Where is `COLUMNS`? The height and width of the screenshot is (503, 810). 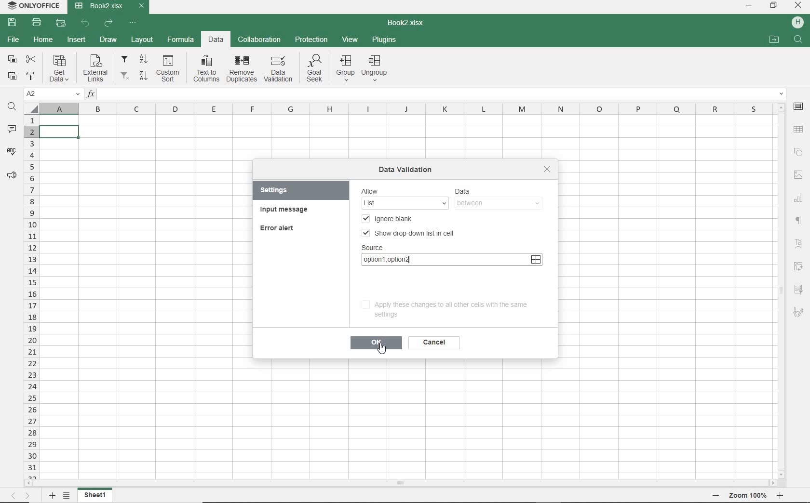 COLUMNS is located at coordinates (406, 108).